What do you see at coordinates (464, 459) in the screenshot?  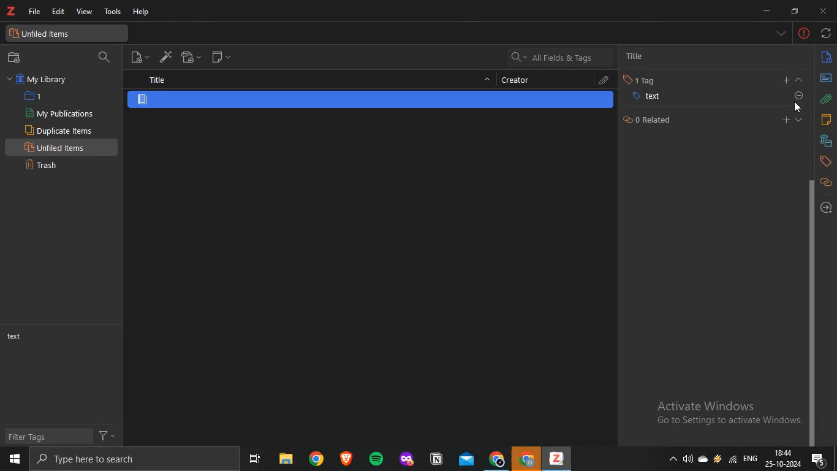 I see `mail` at bounding box center [464, 459].